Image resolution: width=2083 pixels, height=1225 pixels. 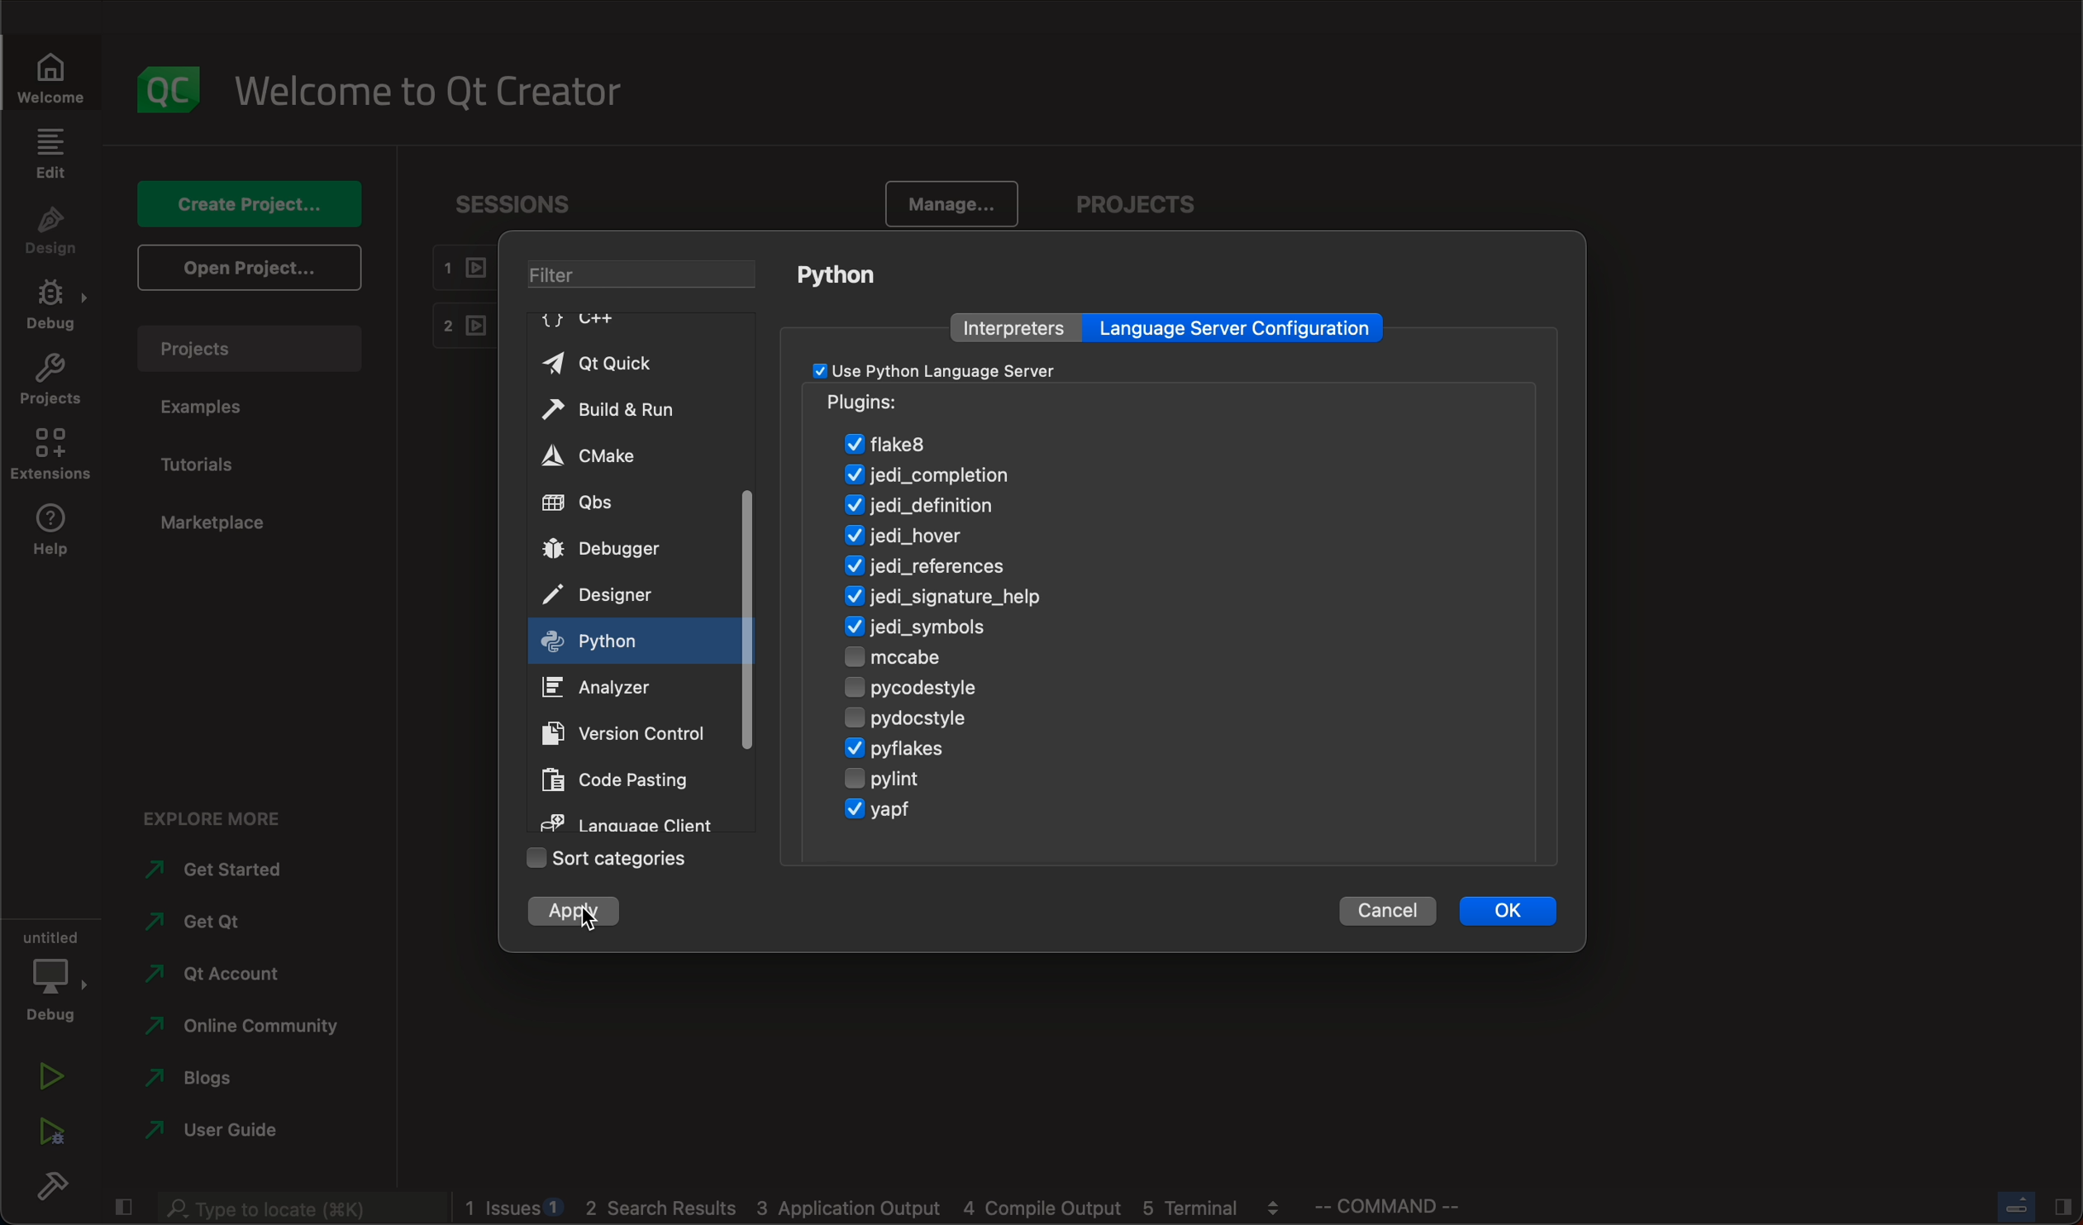 What do you see at coordinates (249, 349) in the screenshot?
I see `projects` at bounding box center [249, 349].